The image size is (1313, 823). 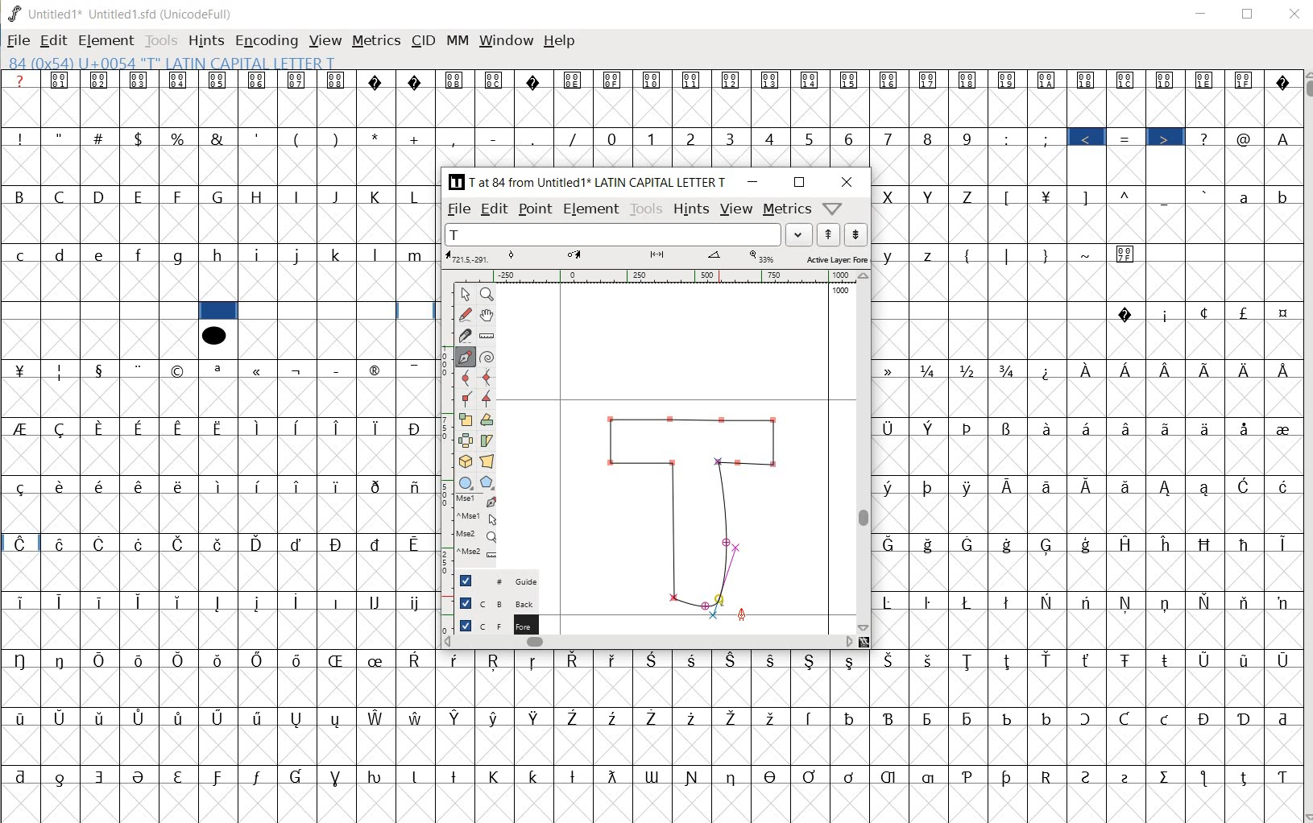 What do you see at coordinates (466, 482) in the screenshot?
I see `rectangle/ellipse` at bounding box center [466, 482].